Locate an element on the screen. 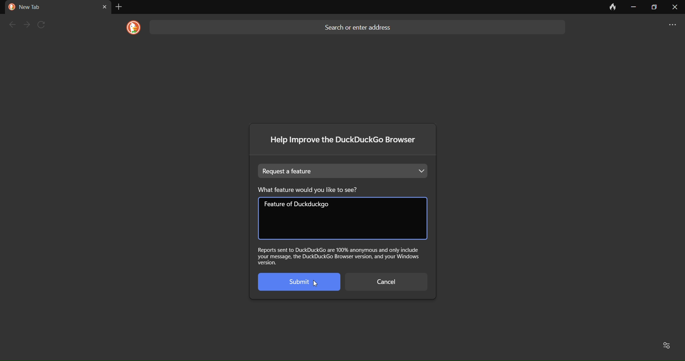 The image size is (685, 361). Help improve the DuckDuckGo browser is located at coordinates (345, 142).